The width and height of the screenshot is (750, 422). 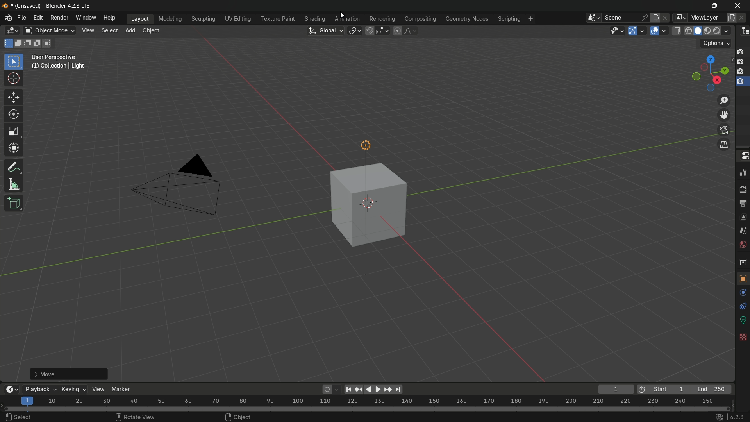 I want to click on scripting menu, so click(x=510, y=19).